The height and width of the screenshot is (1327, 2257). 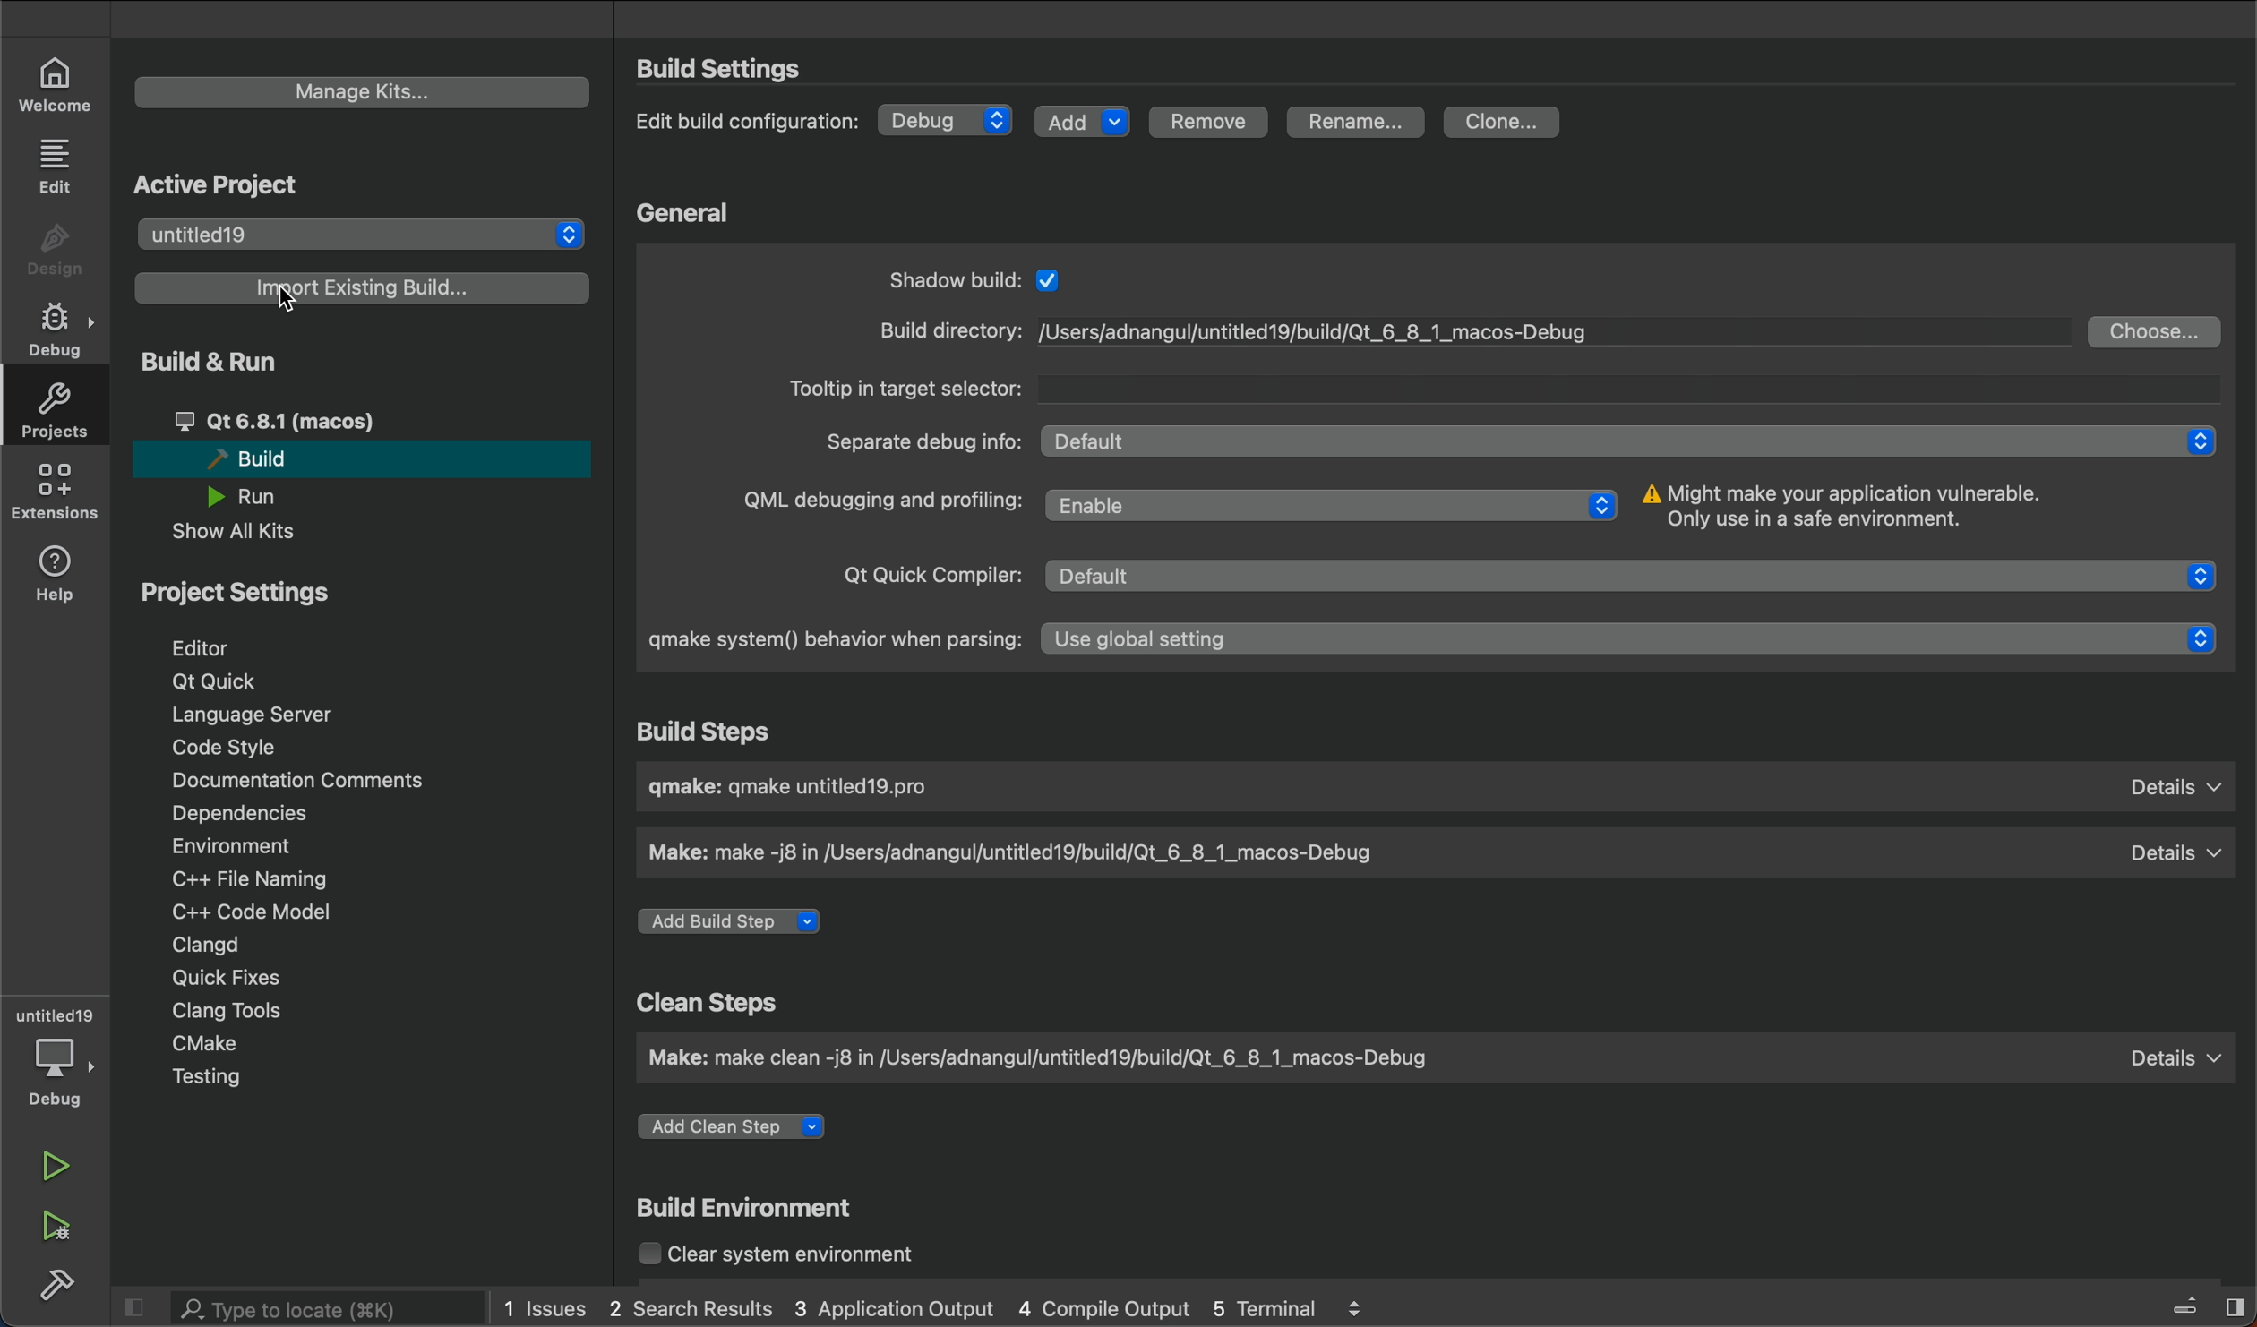 What do you see at coordinates (1468, 330) in the screenshot?
I see `build directory ` at bounding box center [1468, 330].